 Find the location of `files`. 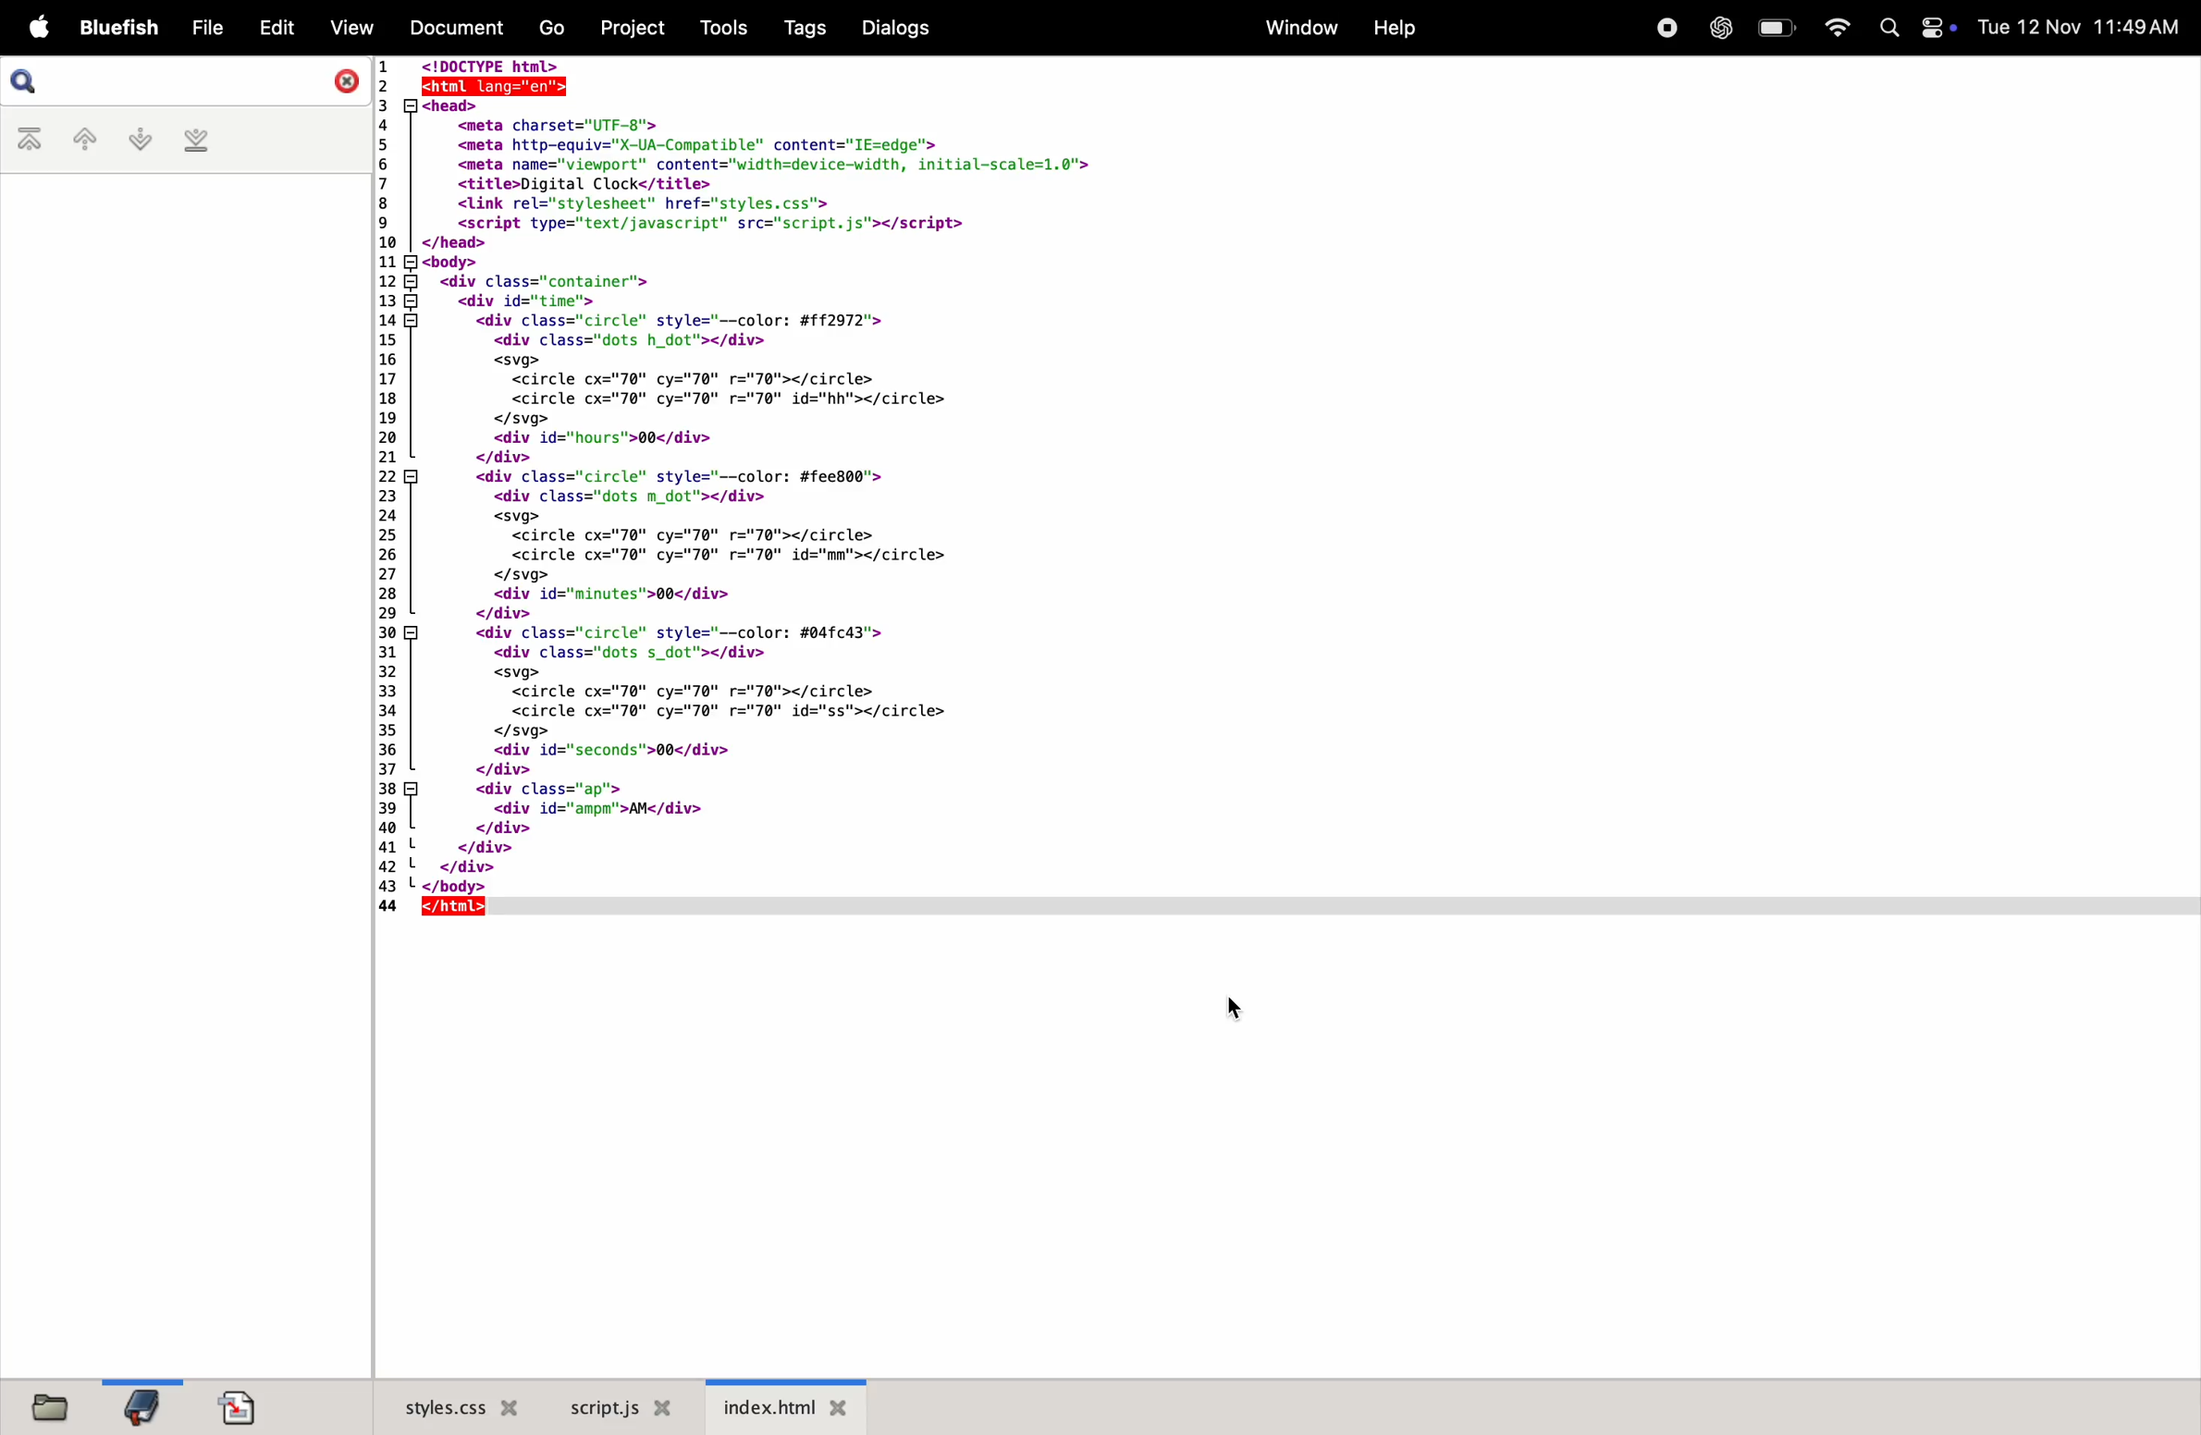

files is located at coordinates (47, 1406).